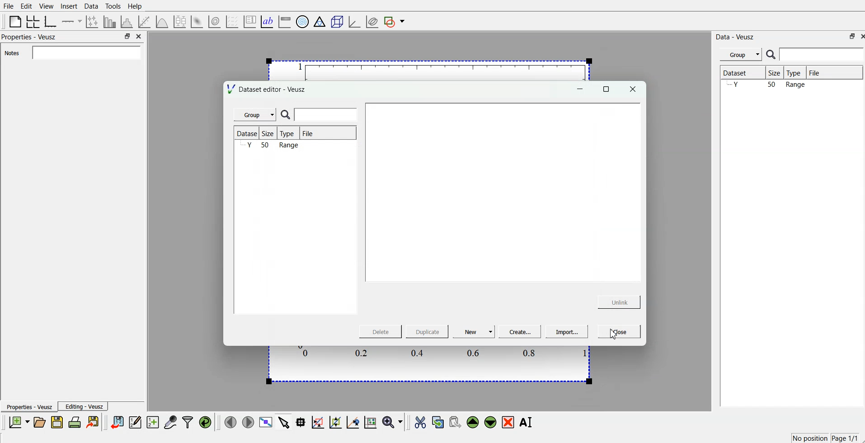 This screenshot has width=865, height=443. I want to click on histogram, so click(127, 21).